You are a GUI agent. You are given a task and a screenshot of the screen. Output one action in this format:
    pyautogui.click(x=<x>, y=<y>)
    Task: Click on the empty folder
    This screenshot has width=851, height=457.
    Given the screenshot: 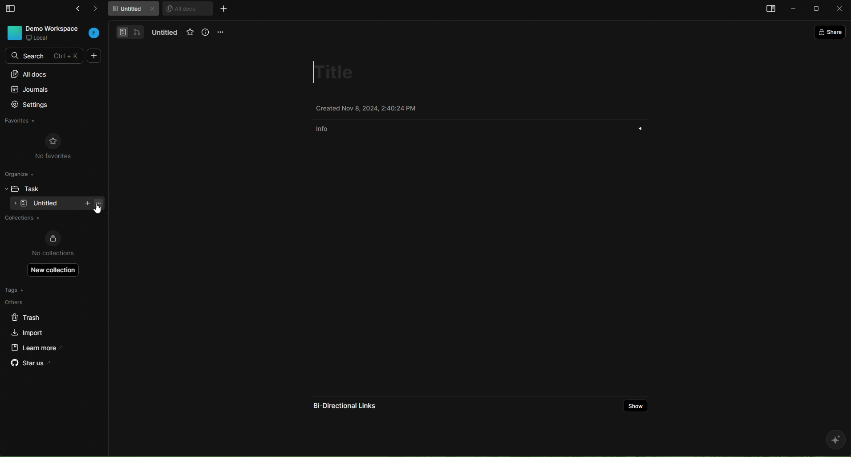 What is the action you would take?
    pyautogui.click(x=46, y=204)
    